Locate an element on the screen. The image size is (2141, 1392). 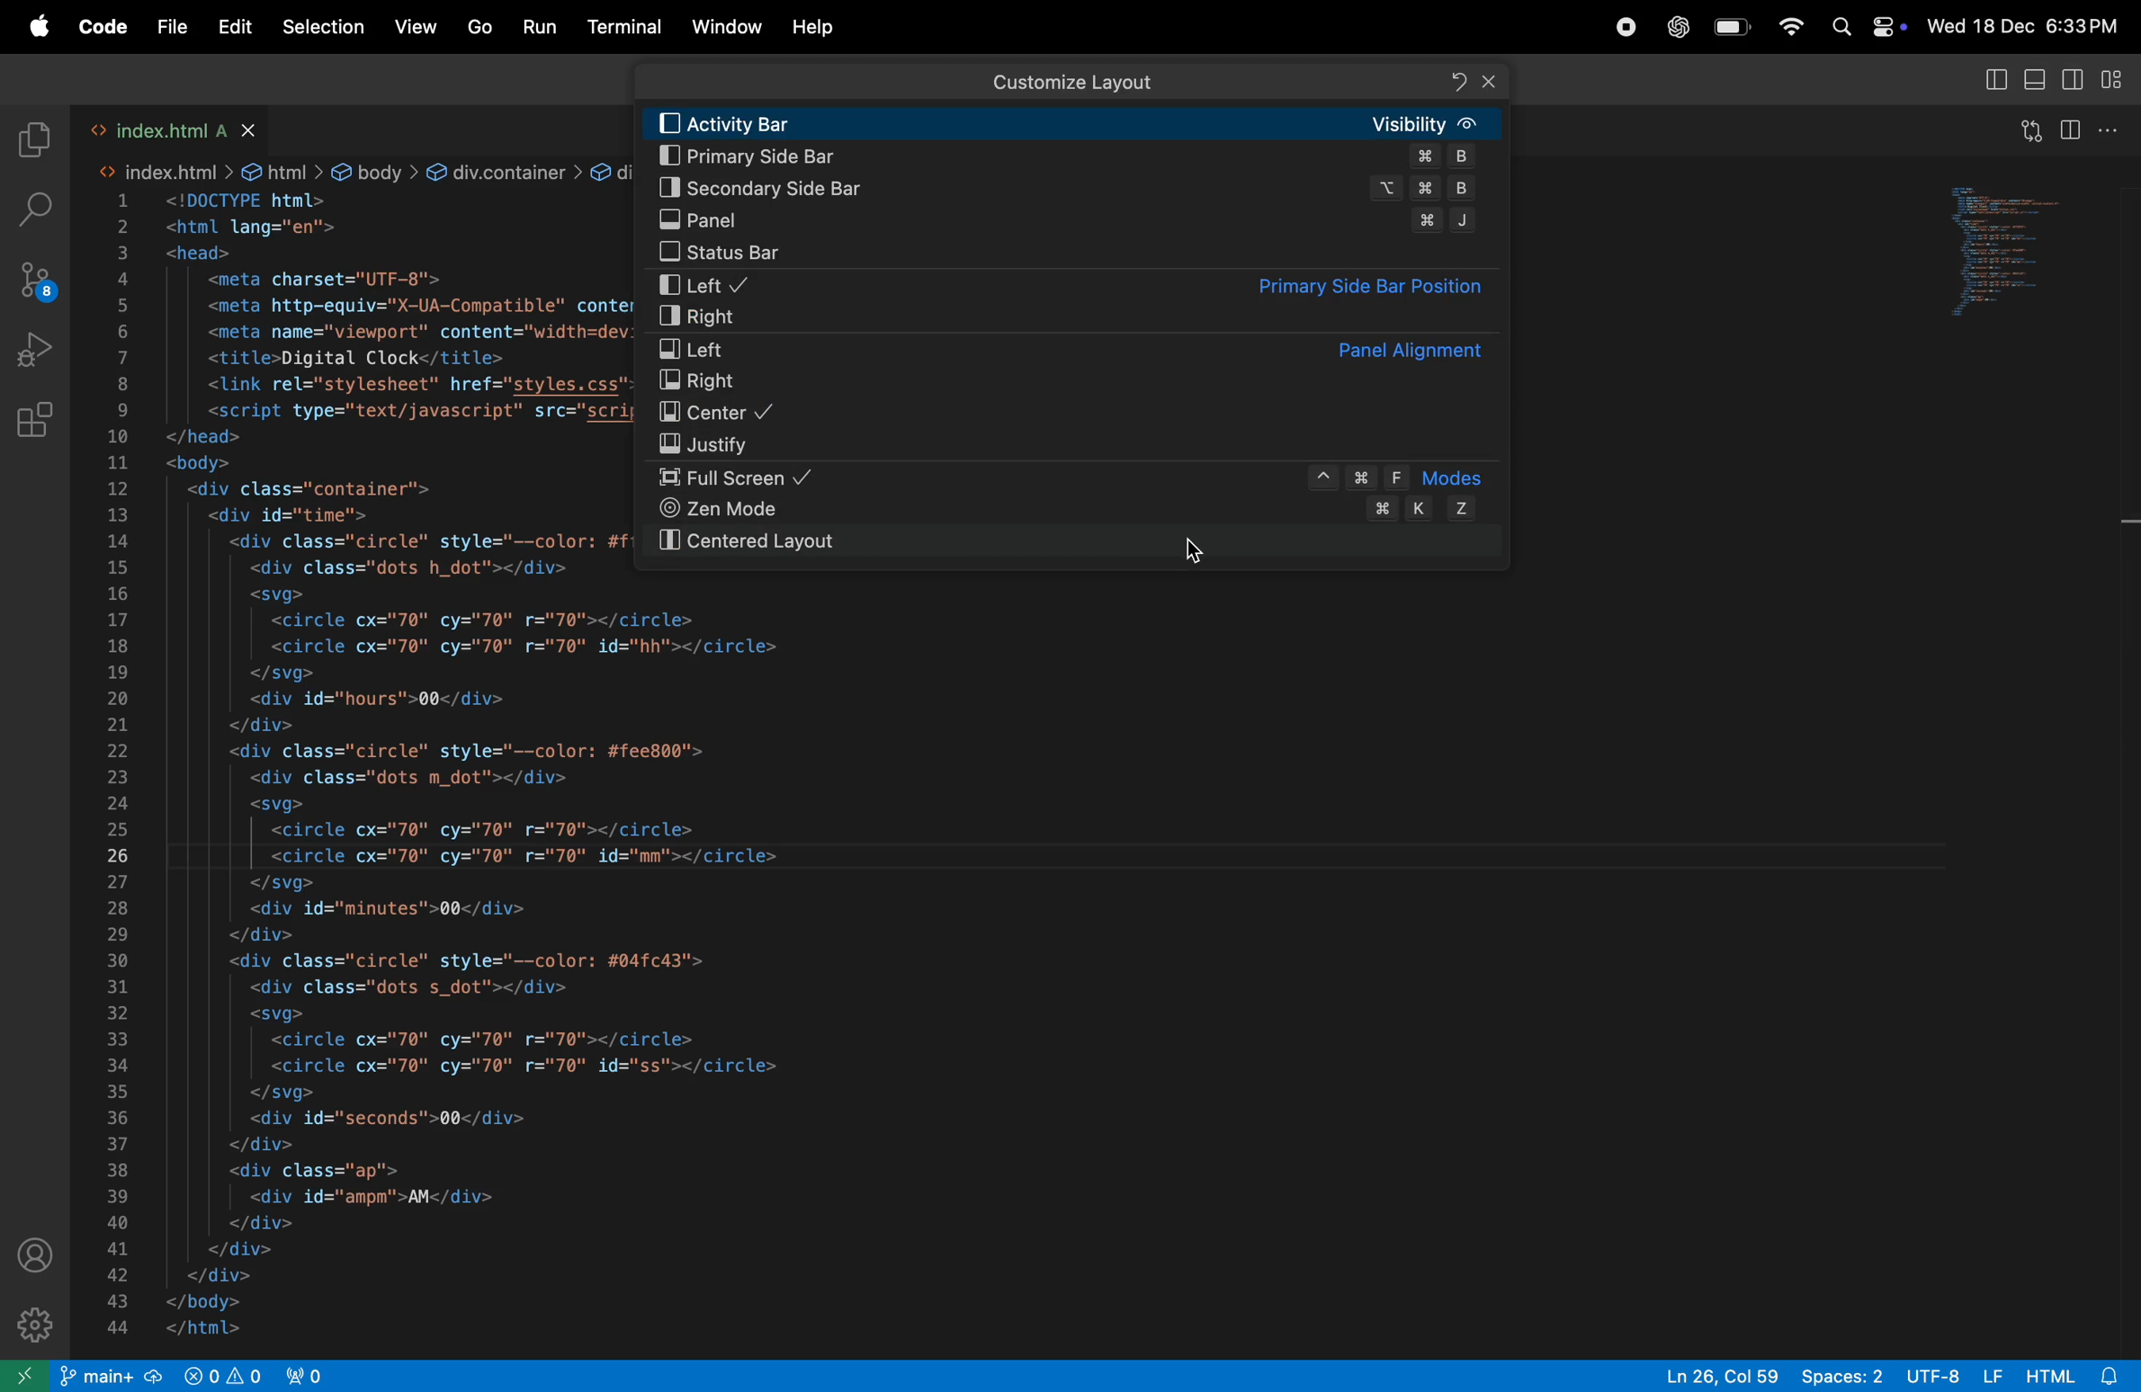
Close is located at coordinates (1492, 81).